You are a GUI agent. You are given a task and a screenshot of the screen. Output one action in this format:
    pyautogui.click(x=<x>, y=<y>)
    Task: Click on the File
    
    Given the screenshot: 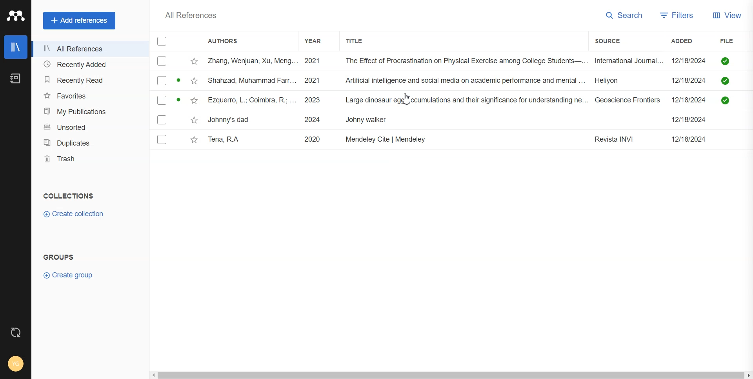 What is the action you would take?
    pyautogui.click(x=437, y=80)
    